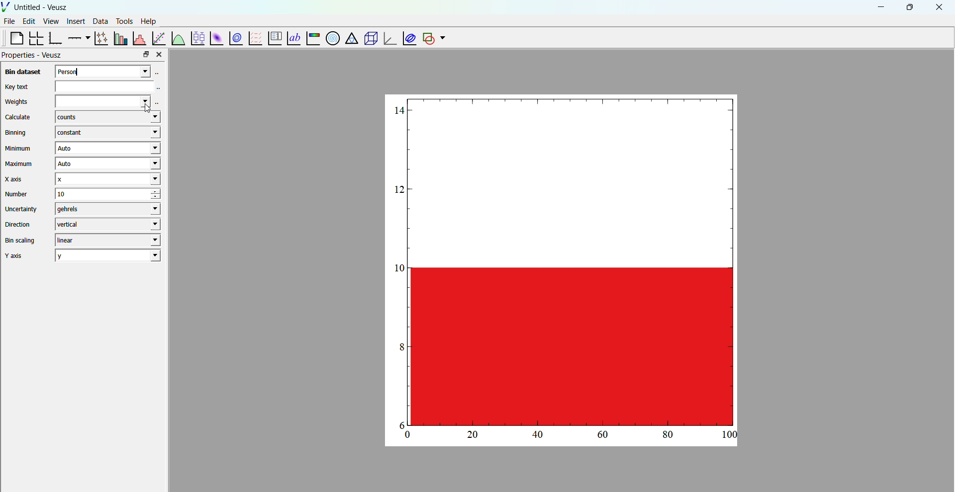  I want to click on maximize, so click(909, 6).